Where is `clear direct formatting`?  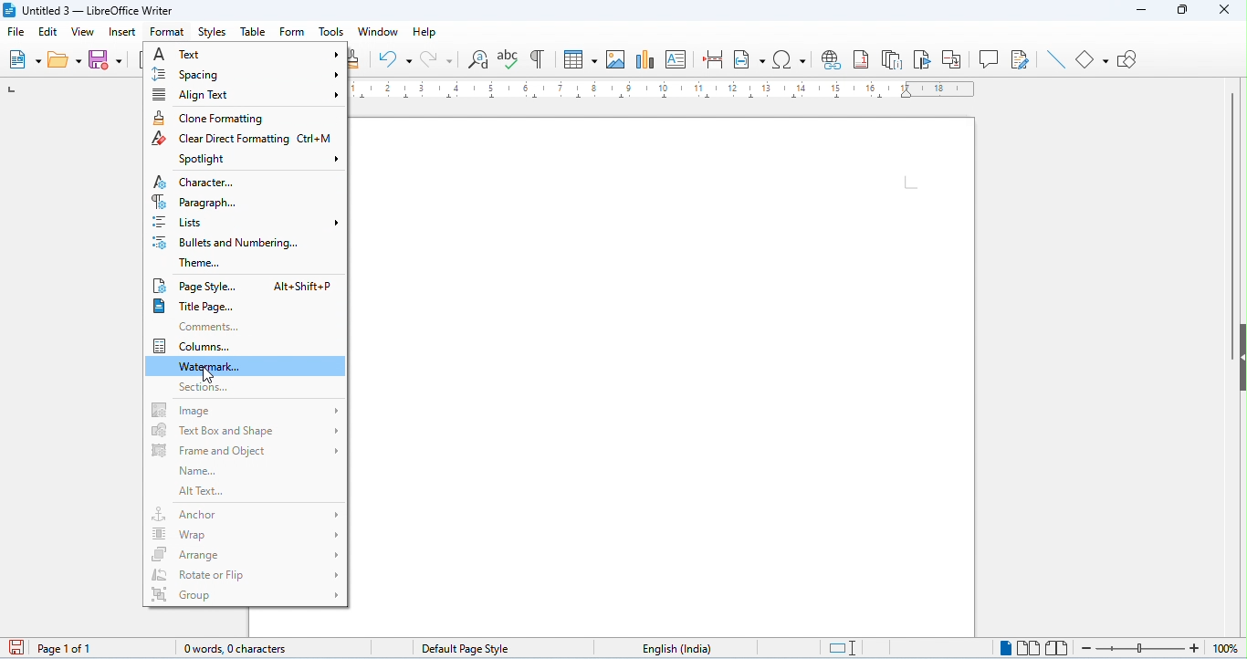 clear direct formatting is located at coordinates (246, 139).